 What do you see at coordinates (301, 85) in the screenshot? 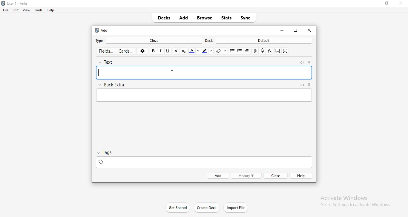
I see `expand` at bounding box center [301, 85].